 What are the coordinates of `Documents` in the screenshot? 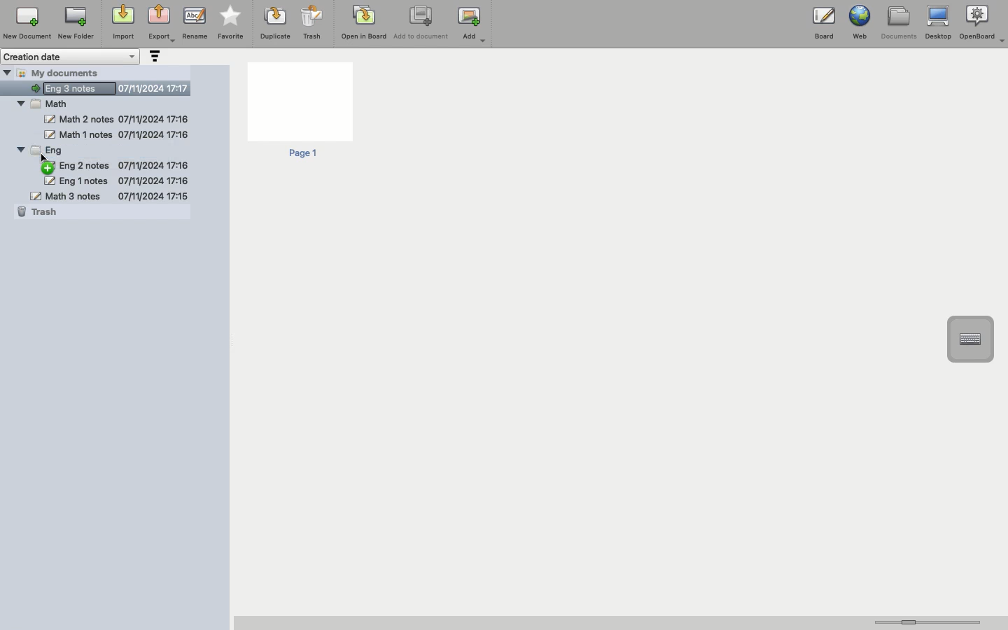 It's located at (898, 23).